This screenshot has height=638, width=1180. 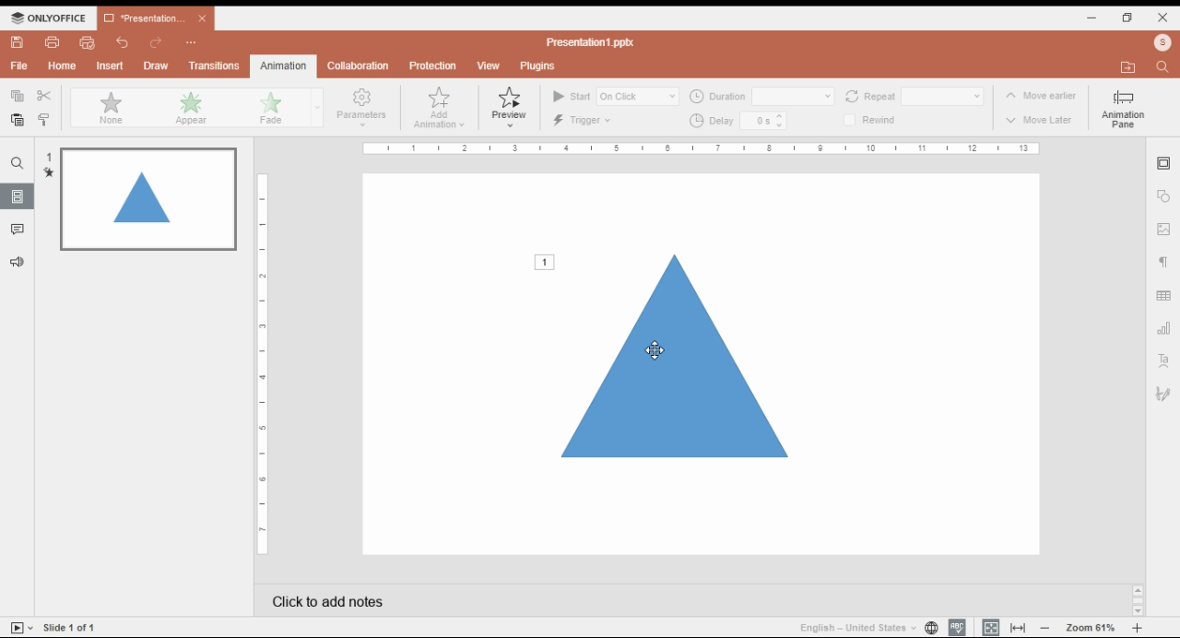 What do you see at coordinates (45, 96) in the screenshot?
I see `cut` at bounding box center [45, 96].